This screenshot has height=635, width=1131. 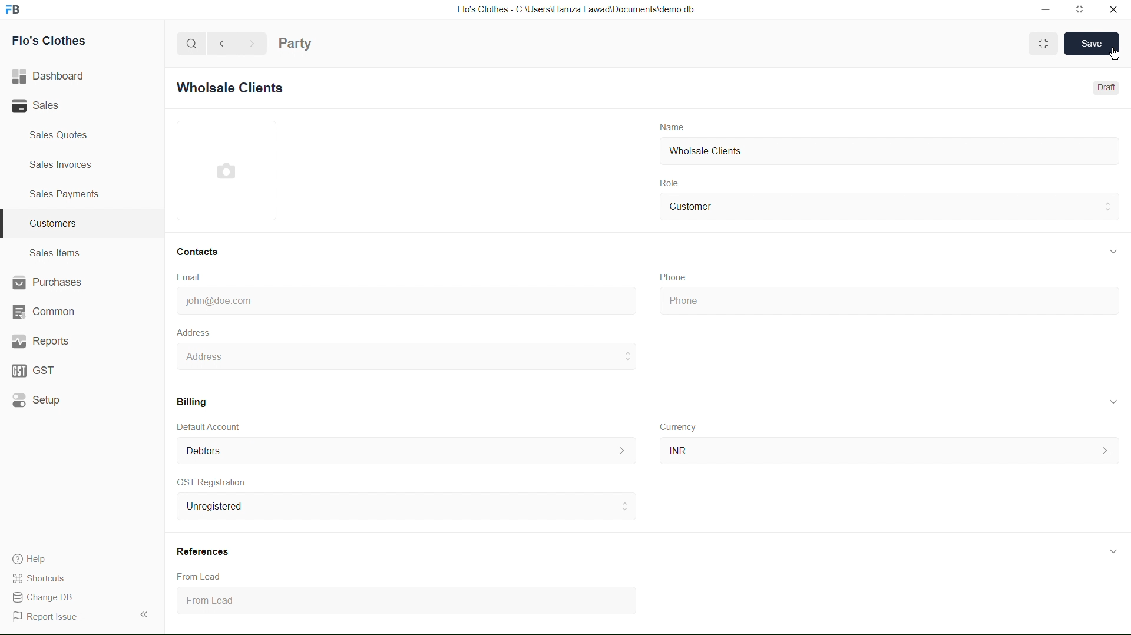 What do you see at coordinates (699, 206) in the screenshot?
I see `Customer` at bounding box center [699, 206].